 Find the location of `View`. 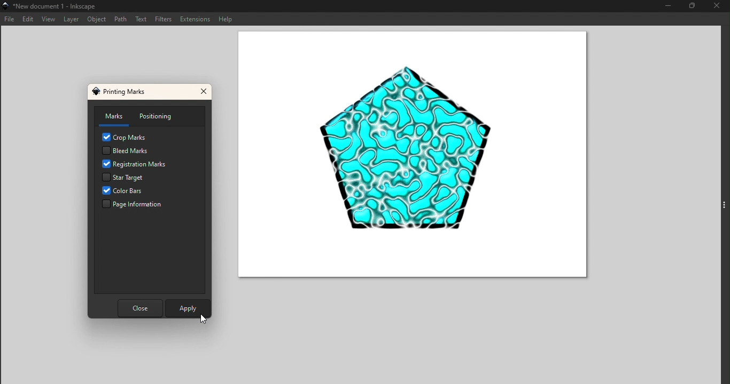

View is located at coordinates (49, 19).